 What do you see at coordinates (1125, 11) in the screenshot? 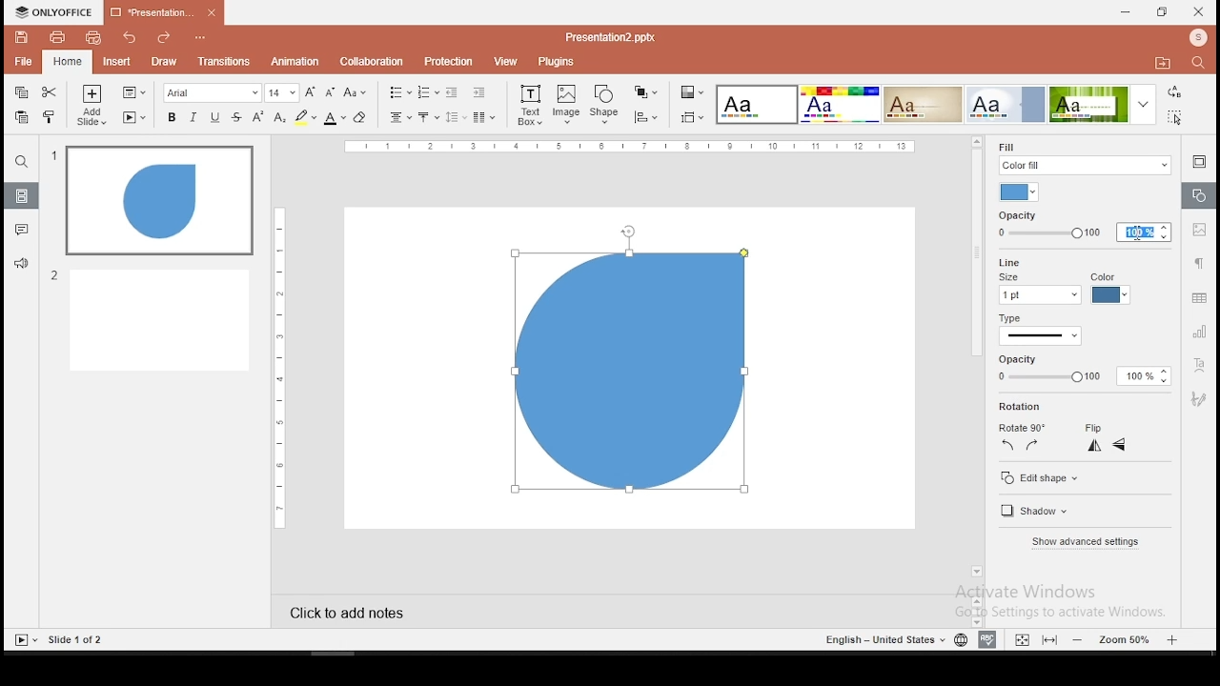
I see `minimize` at bounding box center [1125, 11].